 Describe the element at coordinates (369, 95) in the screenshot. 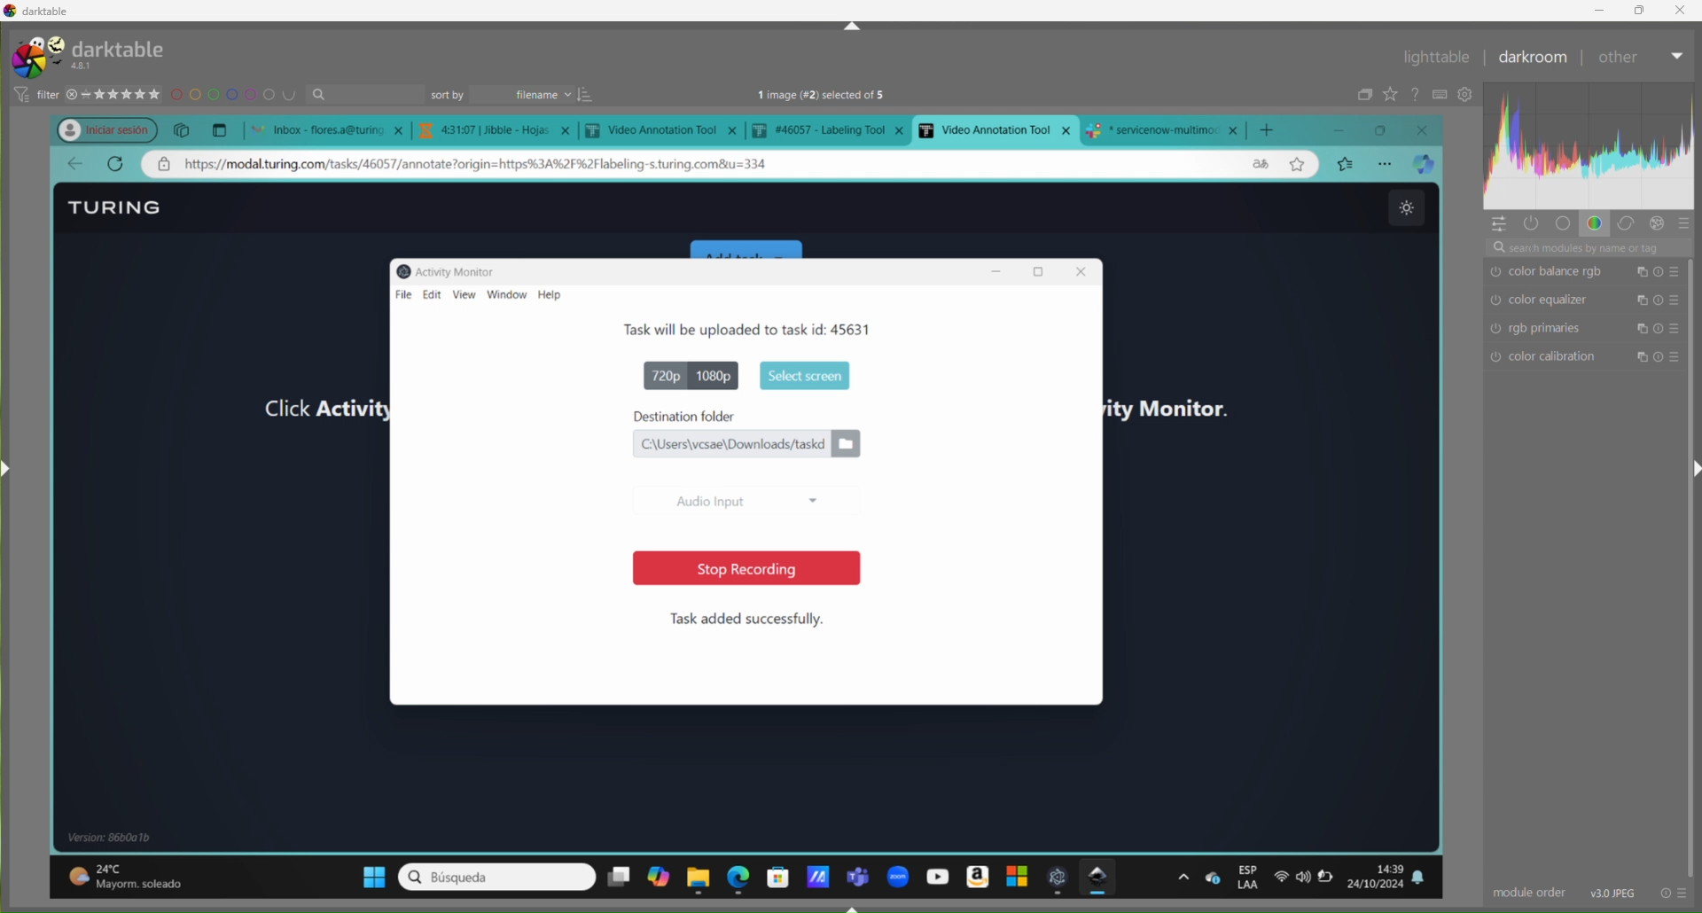

I see `search` at that location.